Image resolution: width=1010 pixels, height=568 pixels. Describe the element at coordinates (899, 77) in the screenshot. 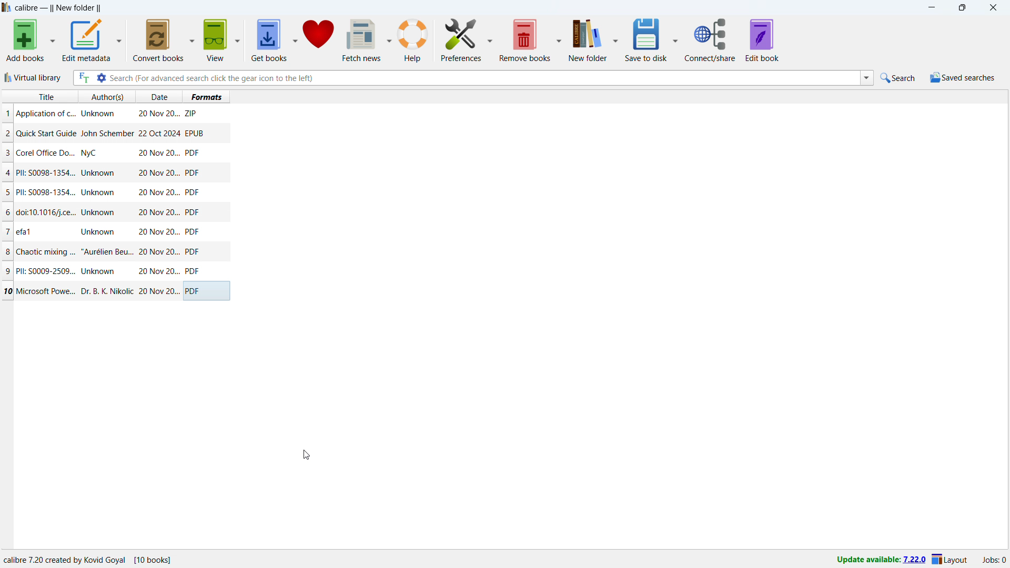

I see `search` at that location.